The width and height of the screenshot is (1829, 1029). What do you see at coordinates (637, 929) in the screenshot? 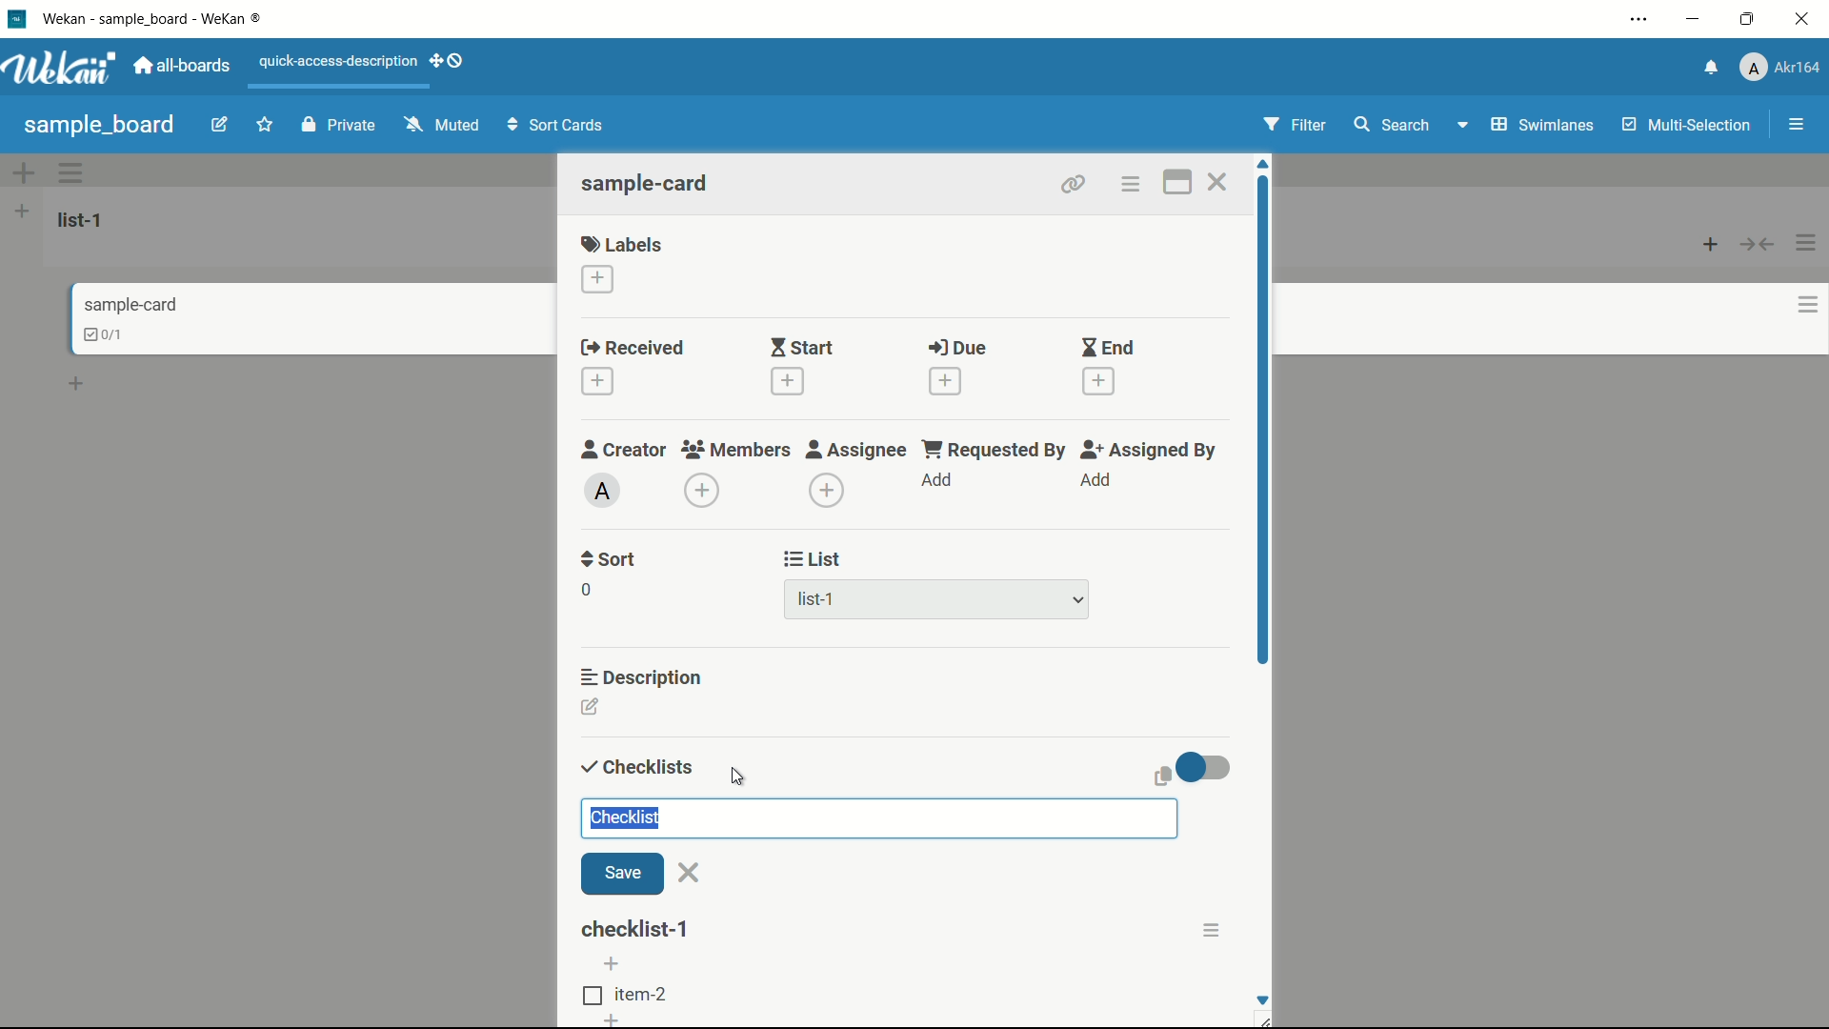
I see `checklist-1` at bounding box center [637, 929].